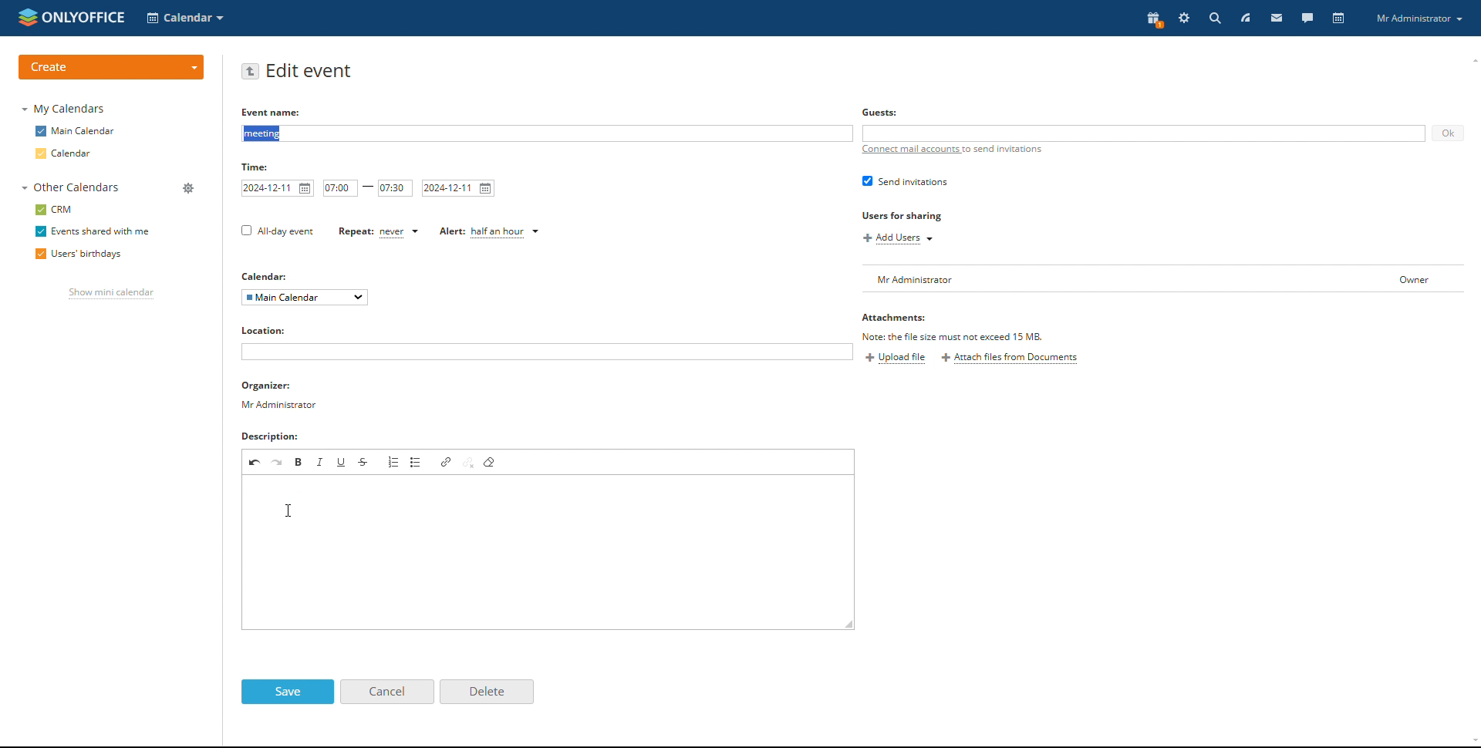 Image resolution: width=1481 pixels, height=748 pixels. Describe the element at coordinates (1277, 17) in the screenshot. I see `mail` at that location.